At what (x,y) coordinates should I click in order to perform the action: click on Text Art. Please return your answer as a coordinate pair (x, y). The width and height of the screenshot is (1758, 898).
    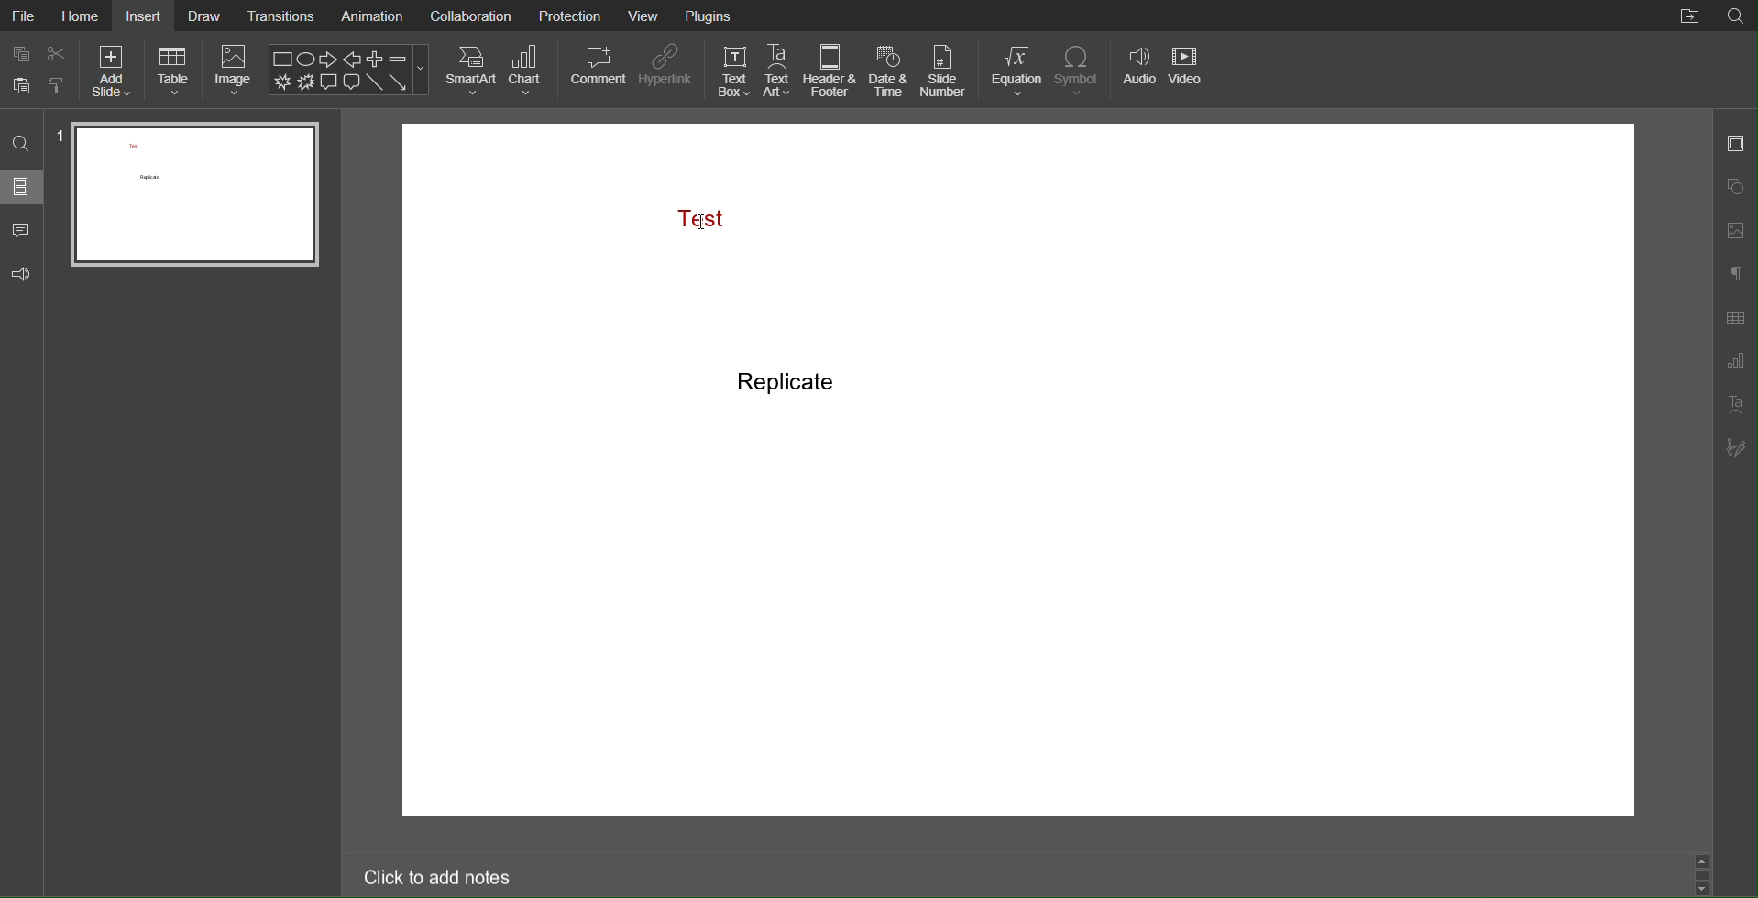
    Looking at the image, I should click on (1732, 405).